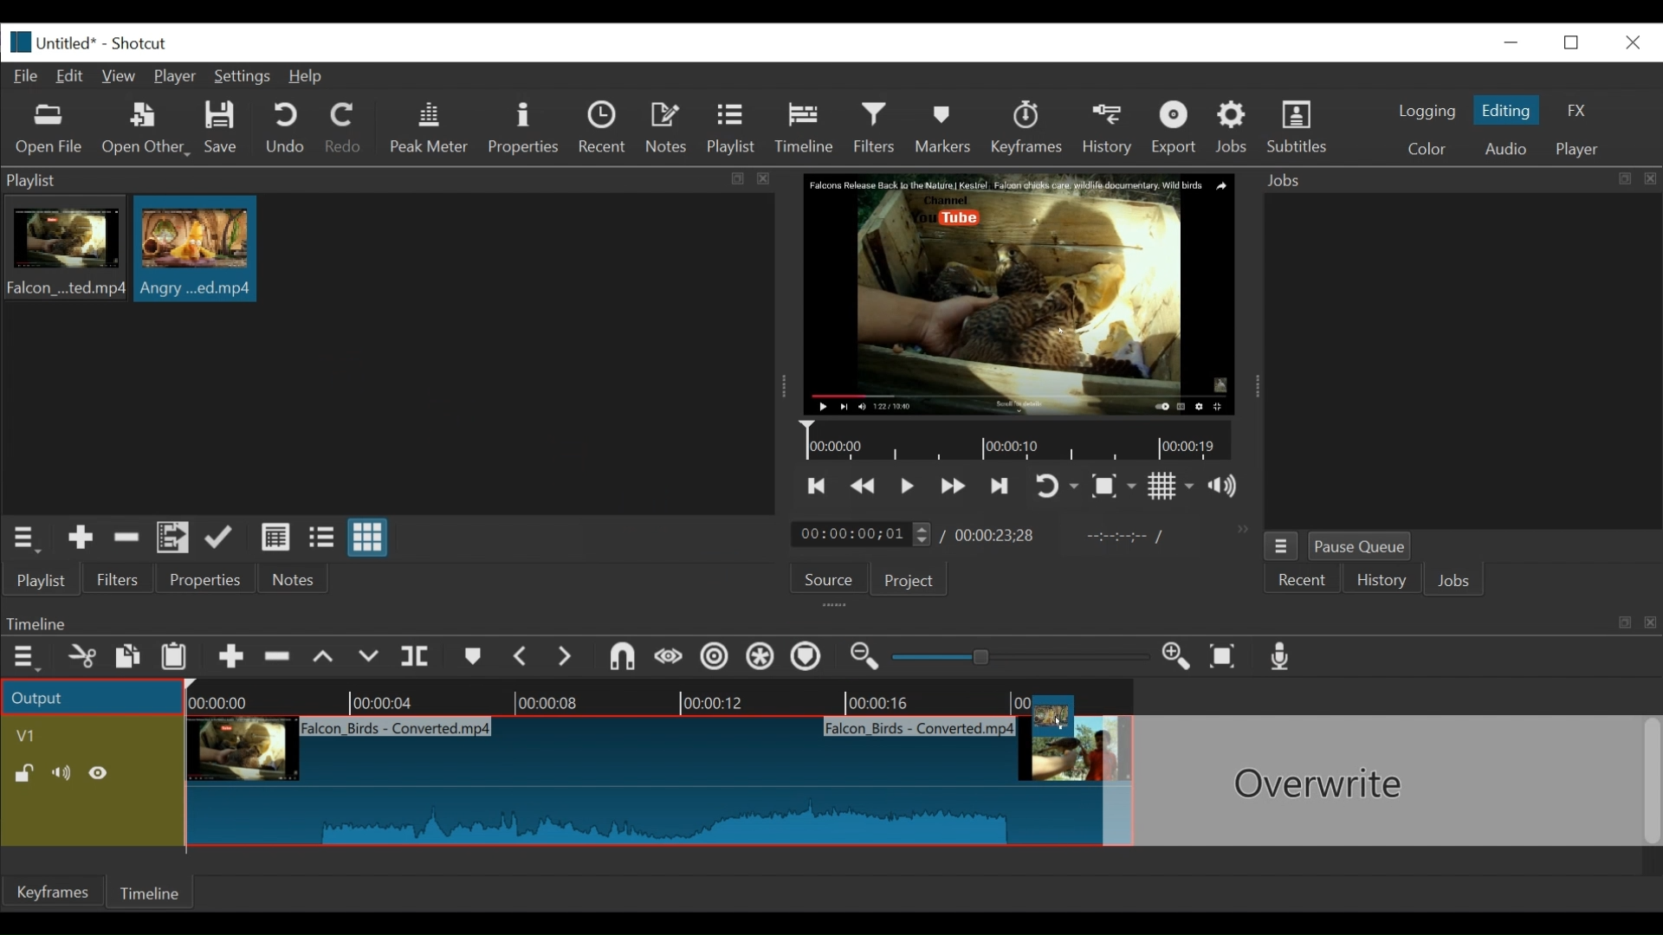 This screenshot has width=1663, height=935. What do you see at coordinates (1509, 110) in the screenshot?
I see `Editing` at bounding box center [1509, 110].